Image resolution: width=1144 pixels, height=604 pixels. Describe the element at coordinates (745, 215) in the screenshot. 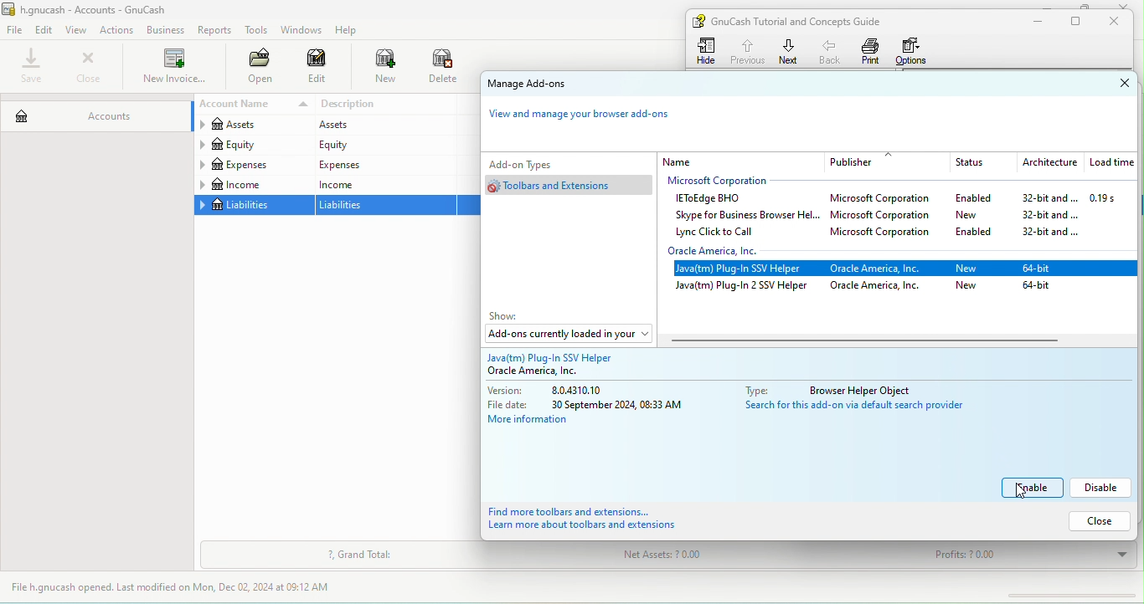

I see `skype for business browser hel` at that location.